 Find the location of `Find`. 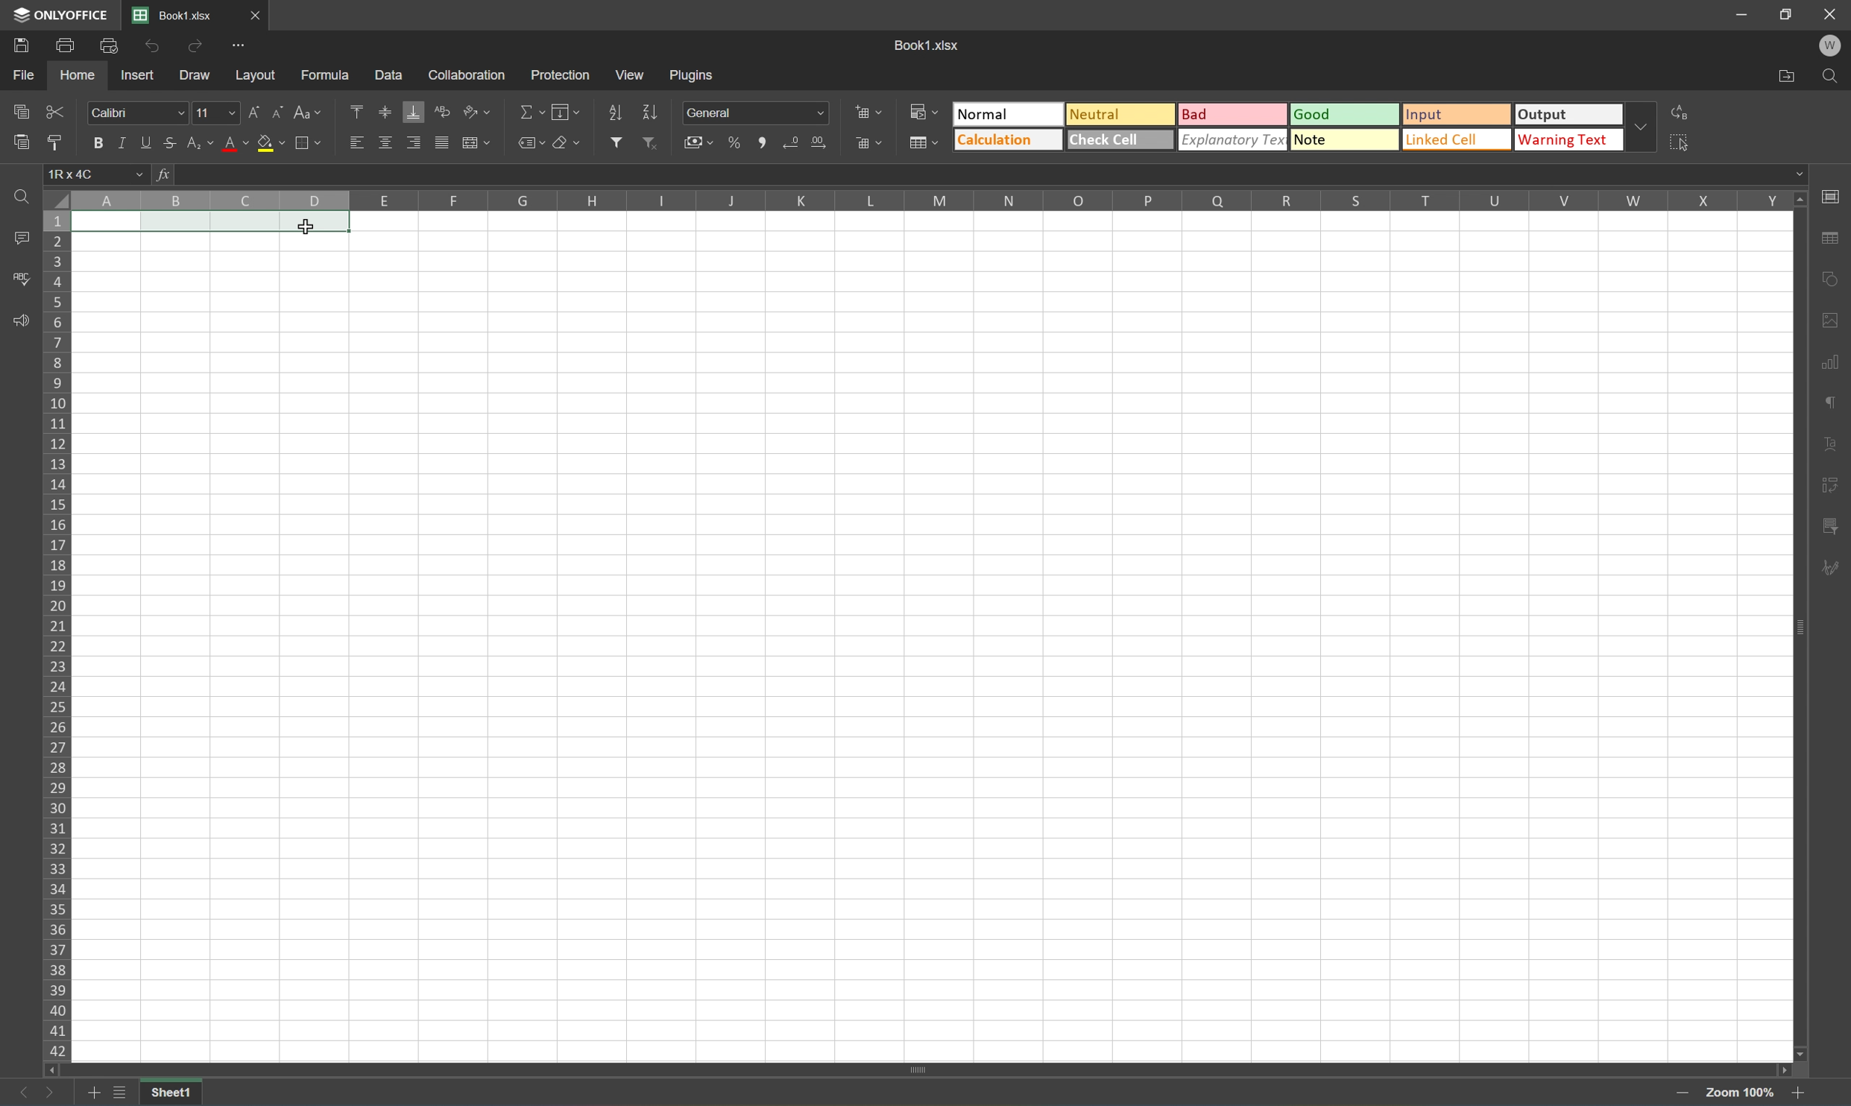

Find is located at coordinates (1834, 77).